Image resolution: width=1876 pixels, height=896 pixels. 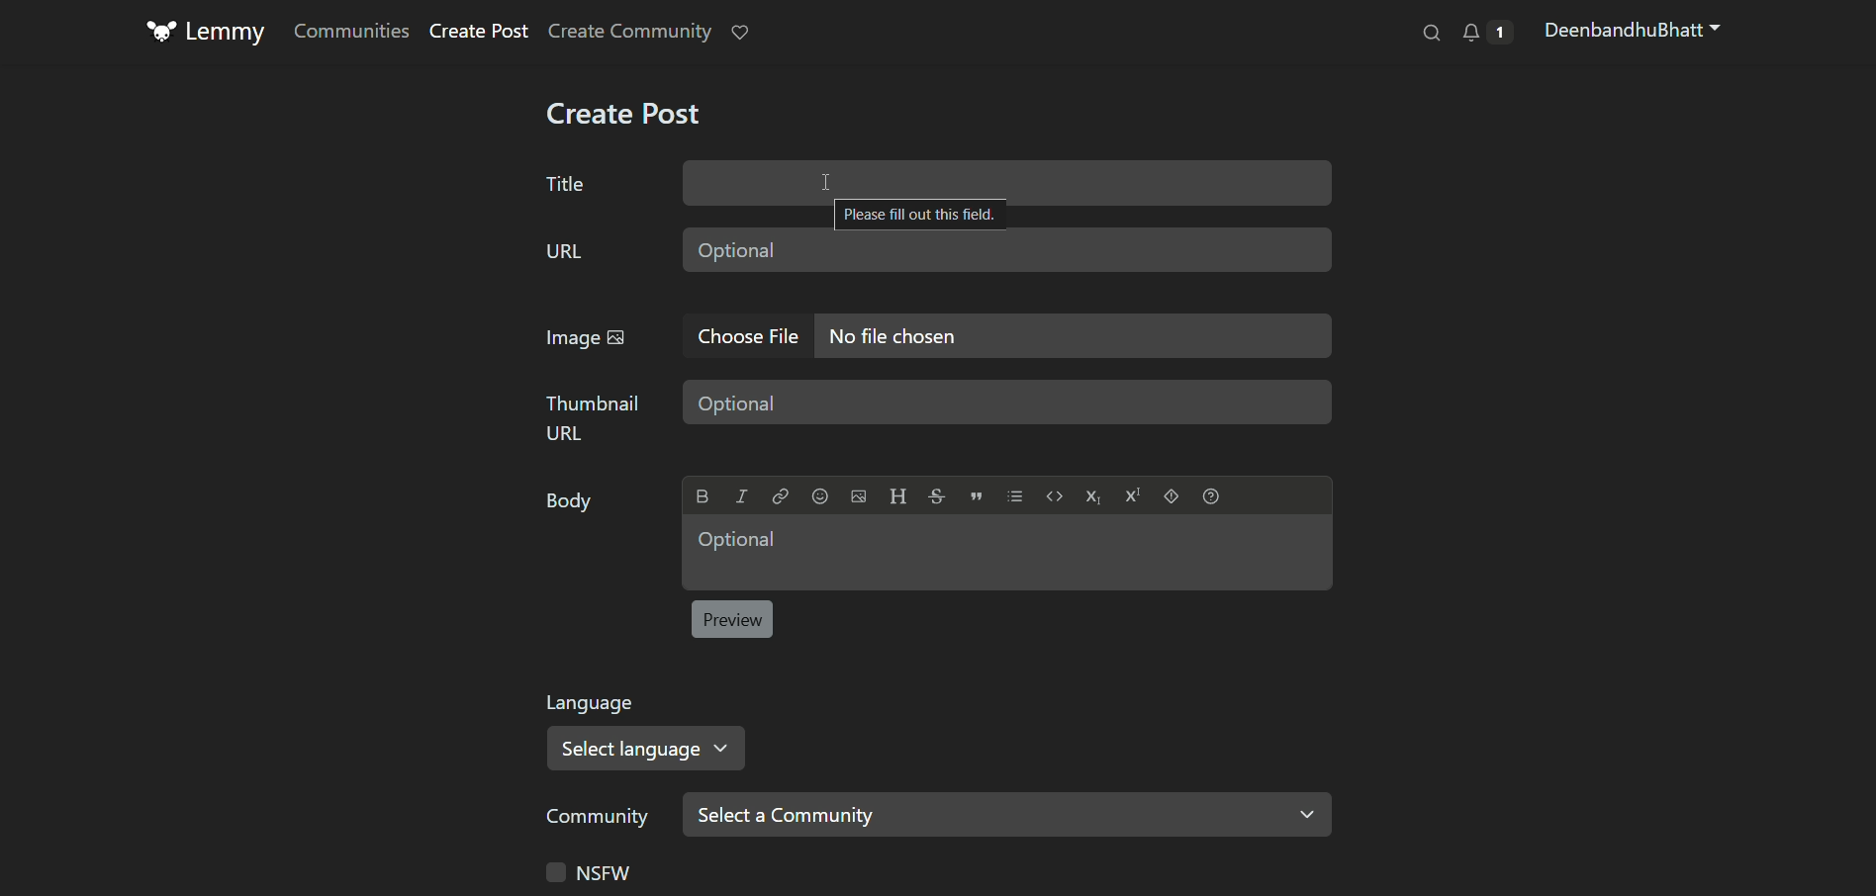 What do you see at coordinates (919, 217) in the screenshot?
I see `please fill out this field` at bounding box center [919, 217].